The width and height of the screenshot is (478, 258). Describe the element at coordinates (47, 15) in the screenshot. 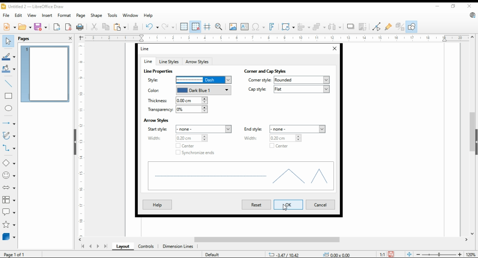

I see `insert` at that location.